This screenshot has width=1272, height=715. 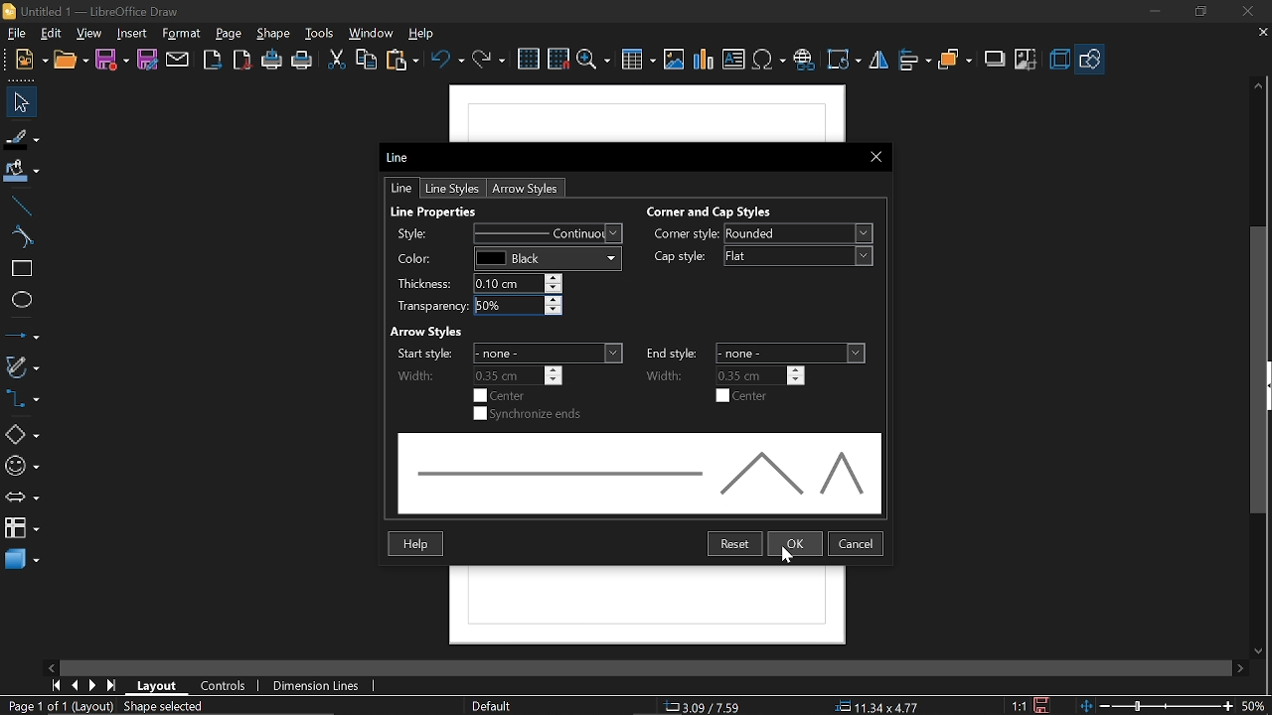 What do you see at coordinates (272, 33) in the screenshot?
I see `shape` at bounding box center [272, 33].